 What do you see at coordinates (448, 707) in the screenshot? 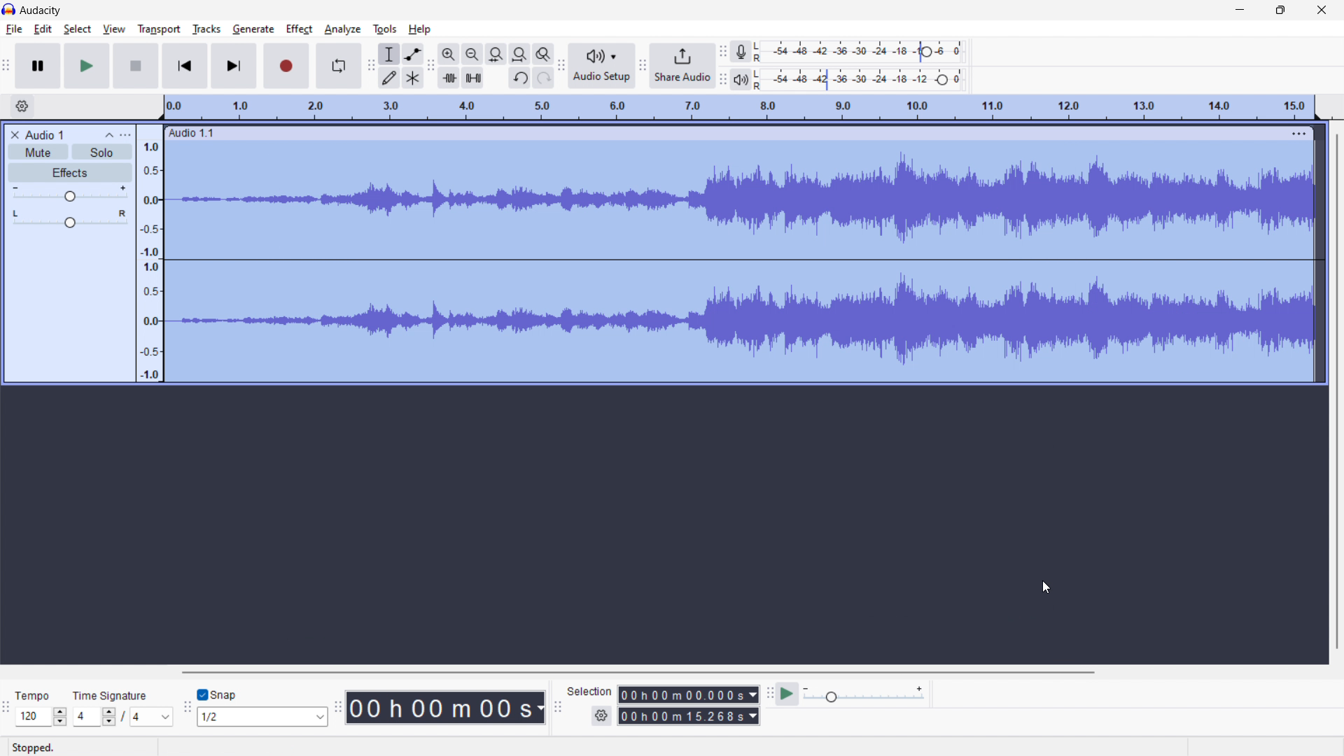
I see `00h 00 m 00 s 9timestamp)` at bounding box center [448, 707].